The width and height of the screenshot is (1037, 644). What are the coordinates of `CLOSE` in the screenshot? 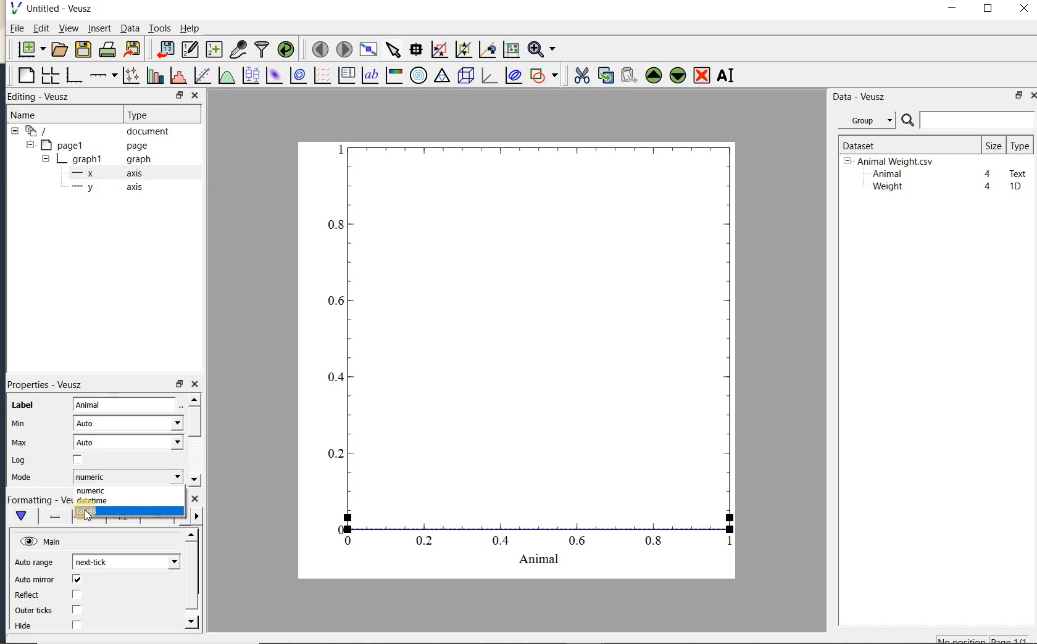 It's located at (194, 95).